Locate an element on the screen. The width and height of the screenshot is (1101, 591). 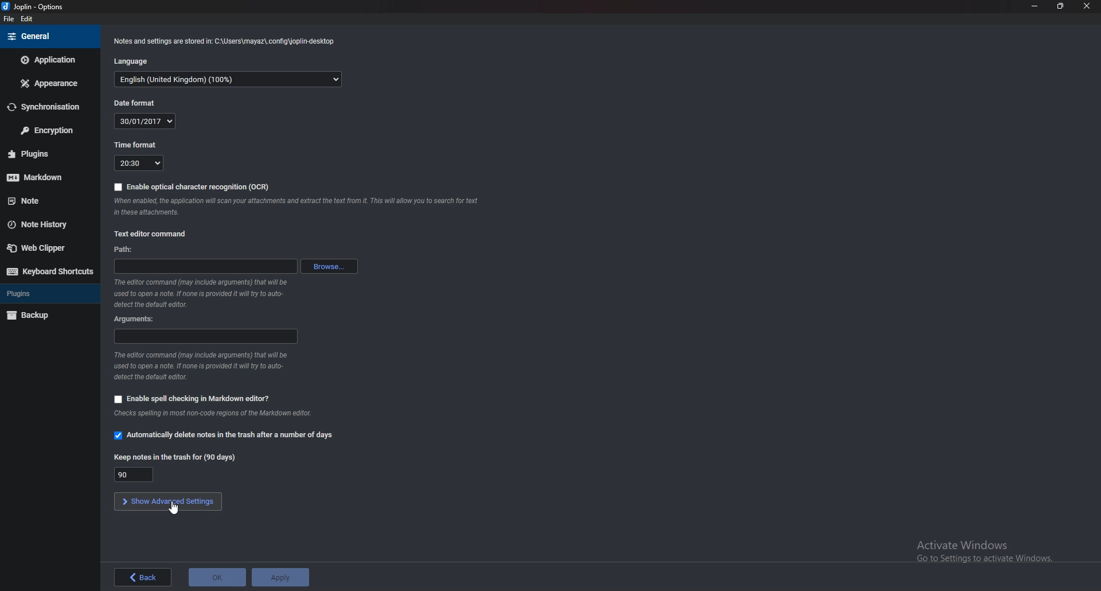
close is located at coordinates (1085, 6).